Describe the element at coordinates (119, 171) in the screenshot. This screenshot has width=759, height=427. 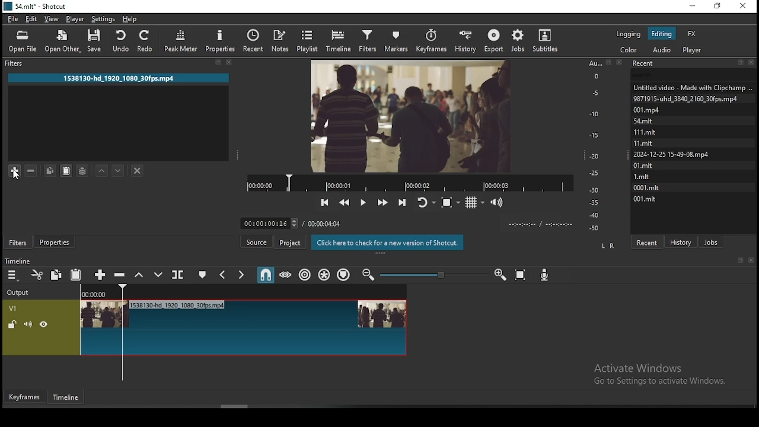
I see `move filter ` at that location.